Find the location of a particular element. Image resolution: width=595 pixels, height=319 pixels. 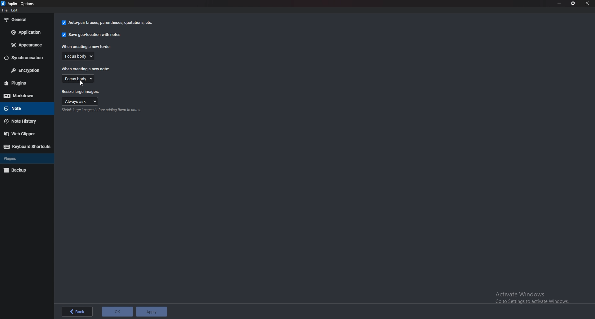

Application is located at coordinates (25, 32).